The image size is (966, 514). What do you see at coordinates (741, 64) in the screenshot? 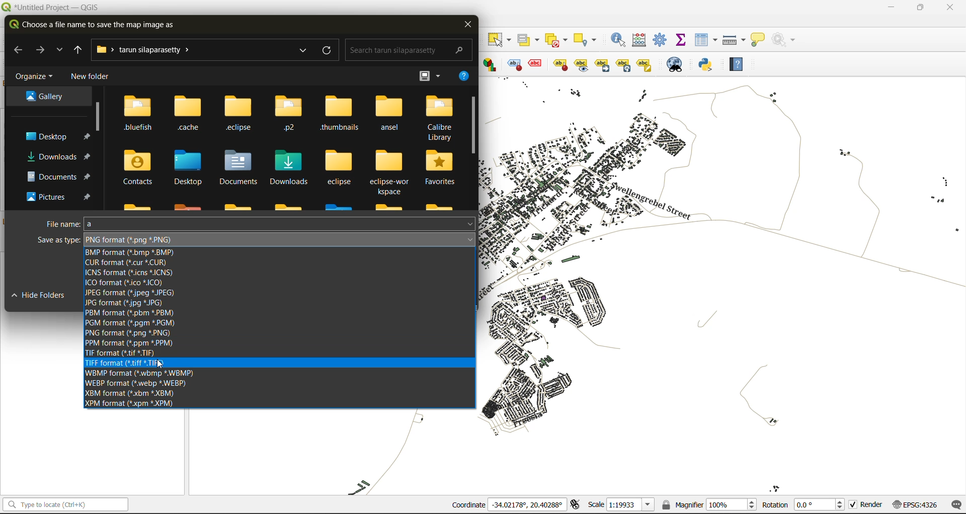
I see `help` at bounding box center [741, 64].